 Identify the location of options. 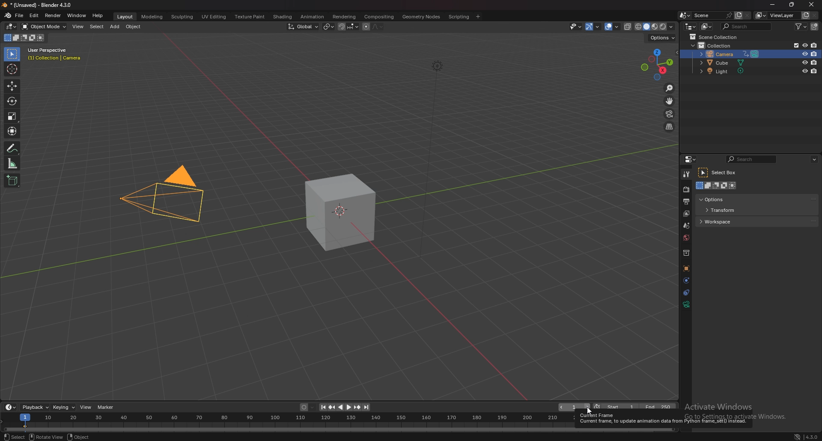
(663, 38).